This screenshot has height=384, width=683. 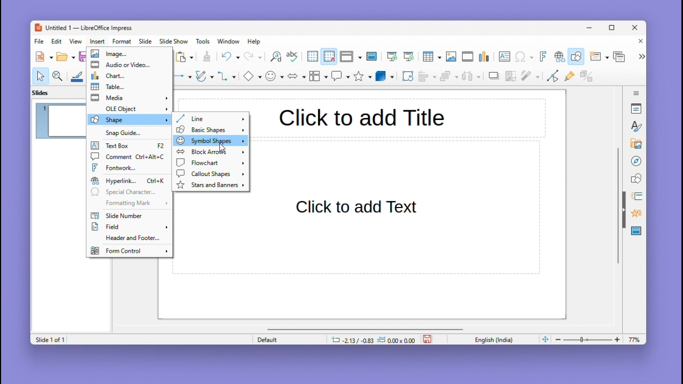 What do you see at coordinates (209, 173) in the screenshot?
I see `Call out shapes` at bounding box center [209, 173].